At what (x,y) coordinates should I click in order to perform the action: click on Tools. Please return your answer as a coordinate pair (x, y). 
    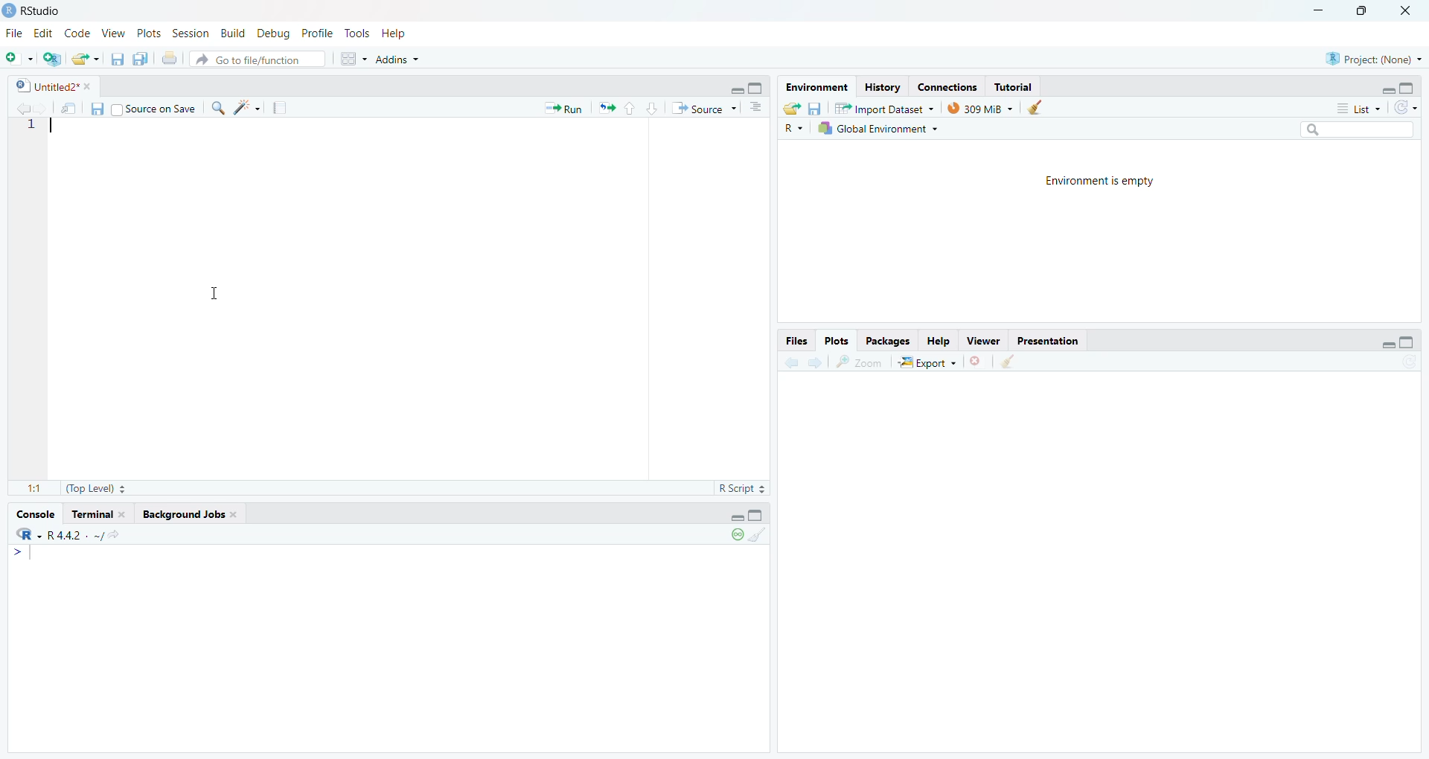
    Looking at the image, I should click on (354, 33).